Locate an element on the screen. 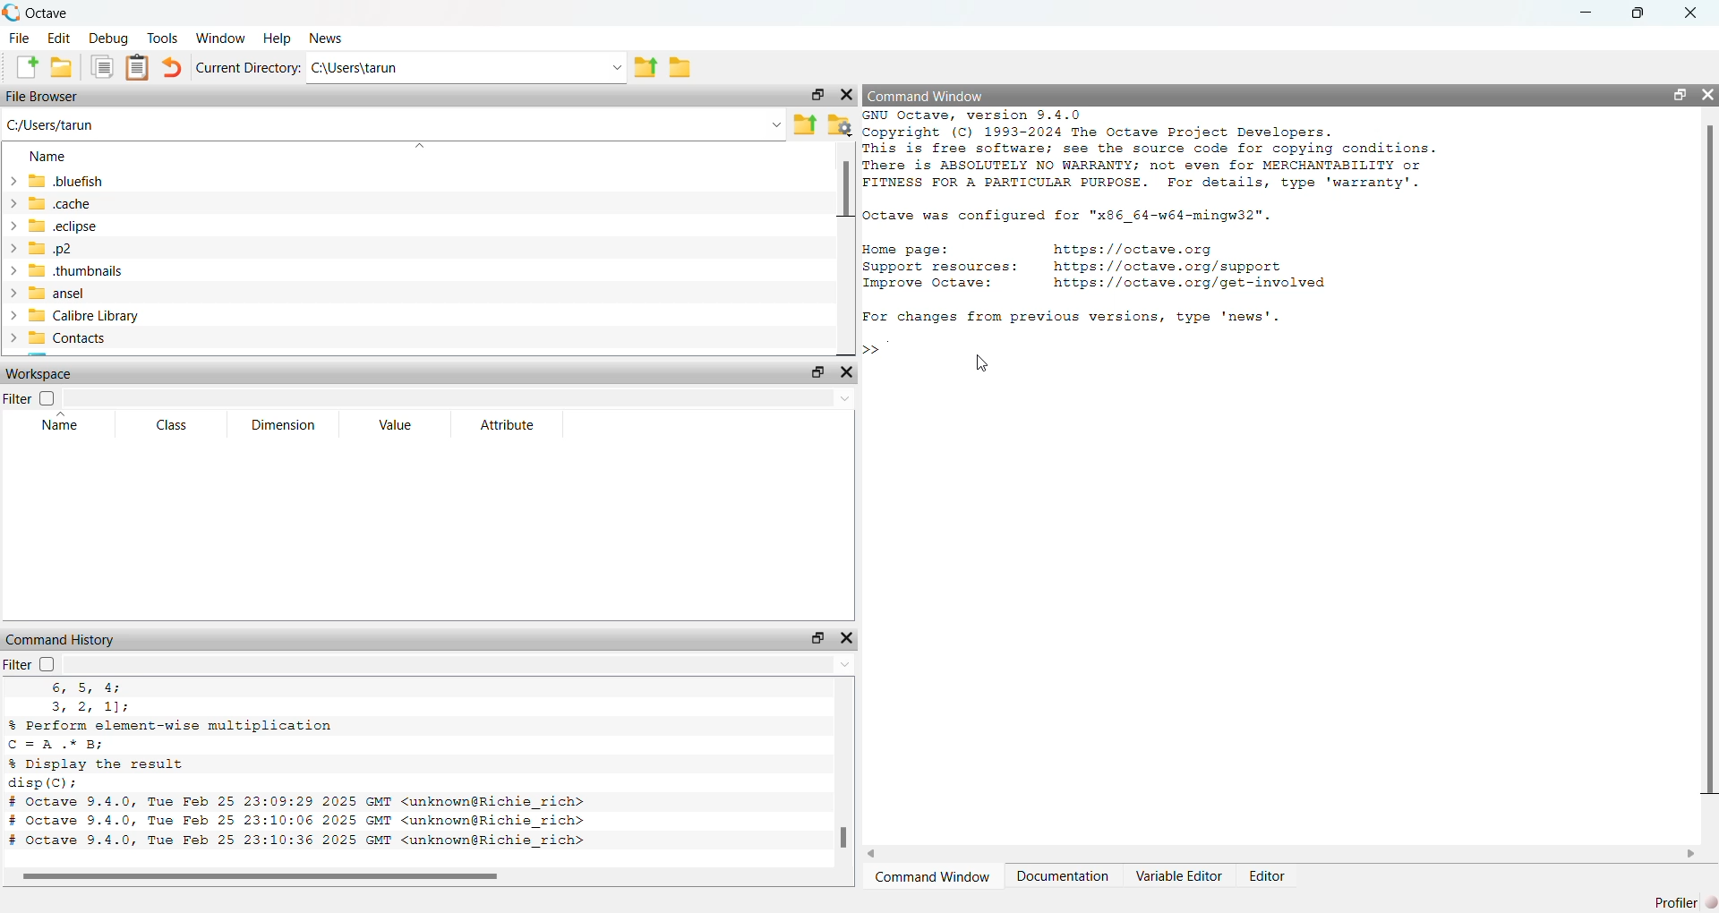 This screenshot has height=913, width=1719. # Octave 9.4.0, Tue Feb 25 23:09:29 2025 GMT <unknown@Richie rich> is located at coordinates (299, 803).